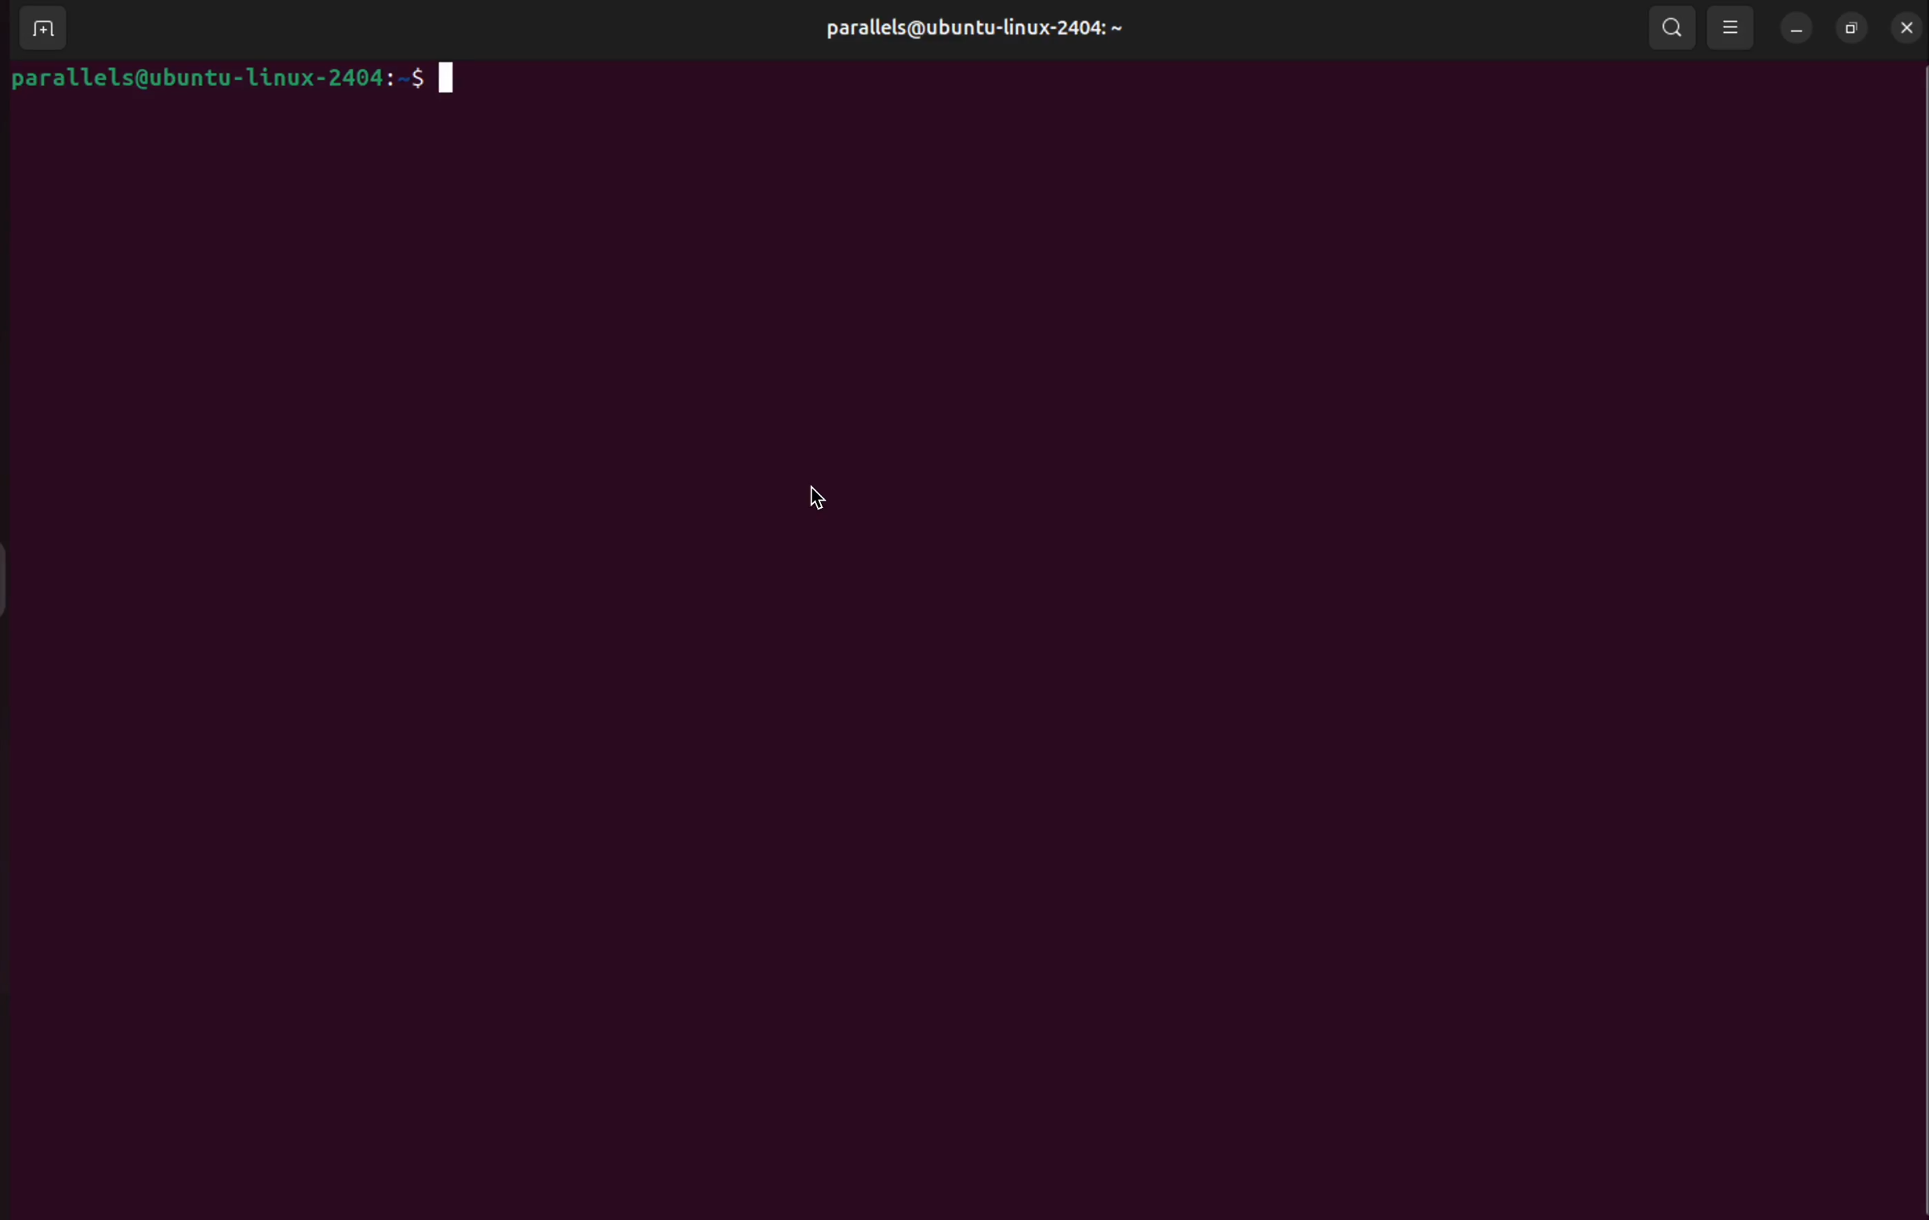 This screenshot has height=1220, width=1929. What do you see at coordinates (1850, 28) in the screenshot?
I see `resize` at bounding box center [1850, 28].